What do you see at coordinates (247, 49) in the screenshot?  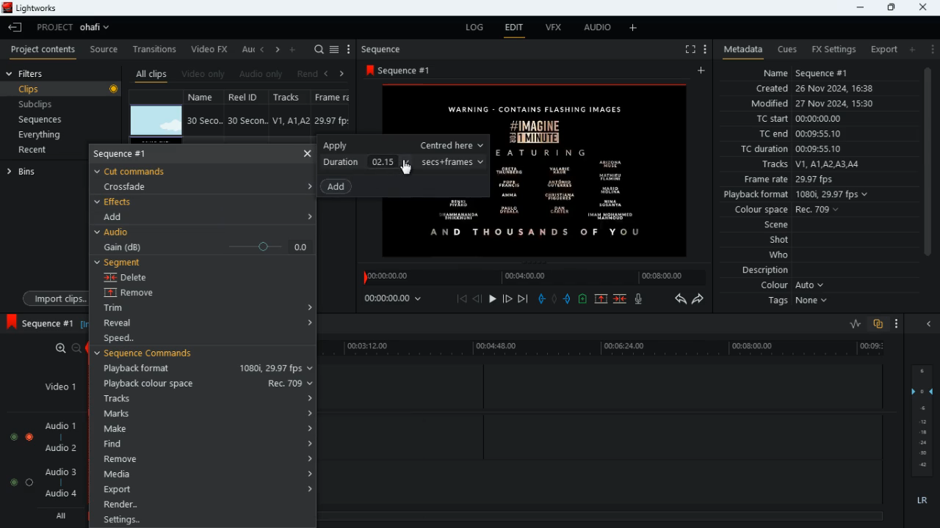 I see `au` at bounding box center [247, 49].